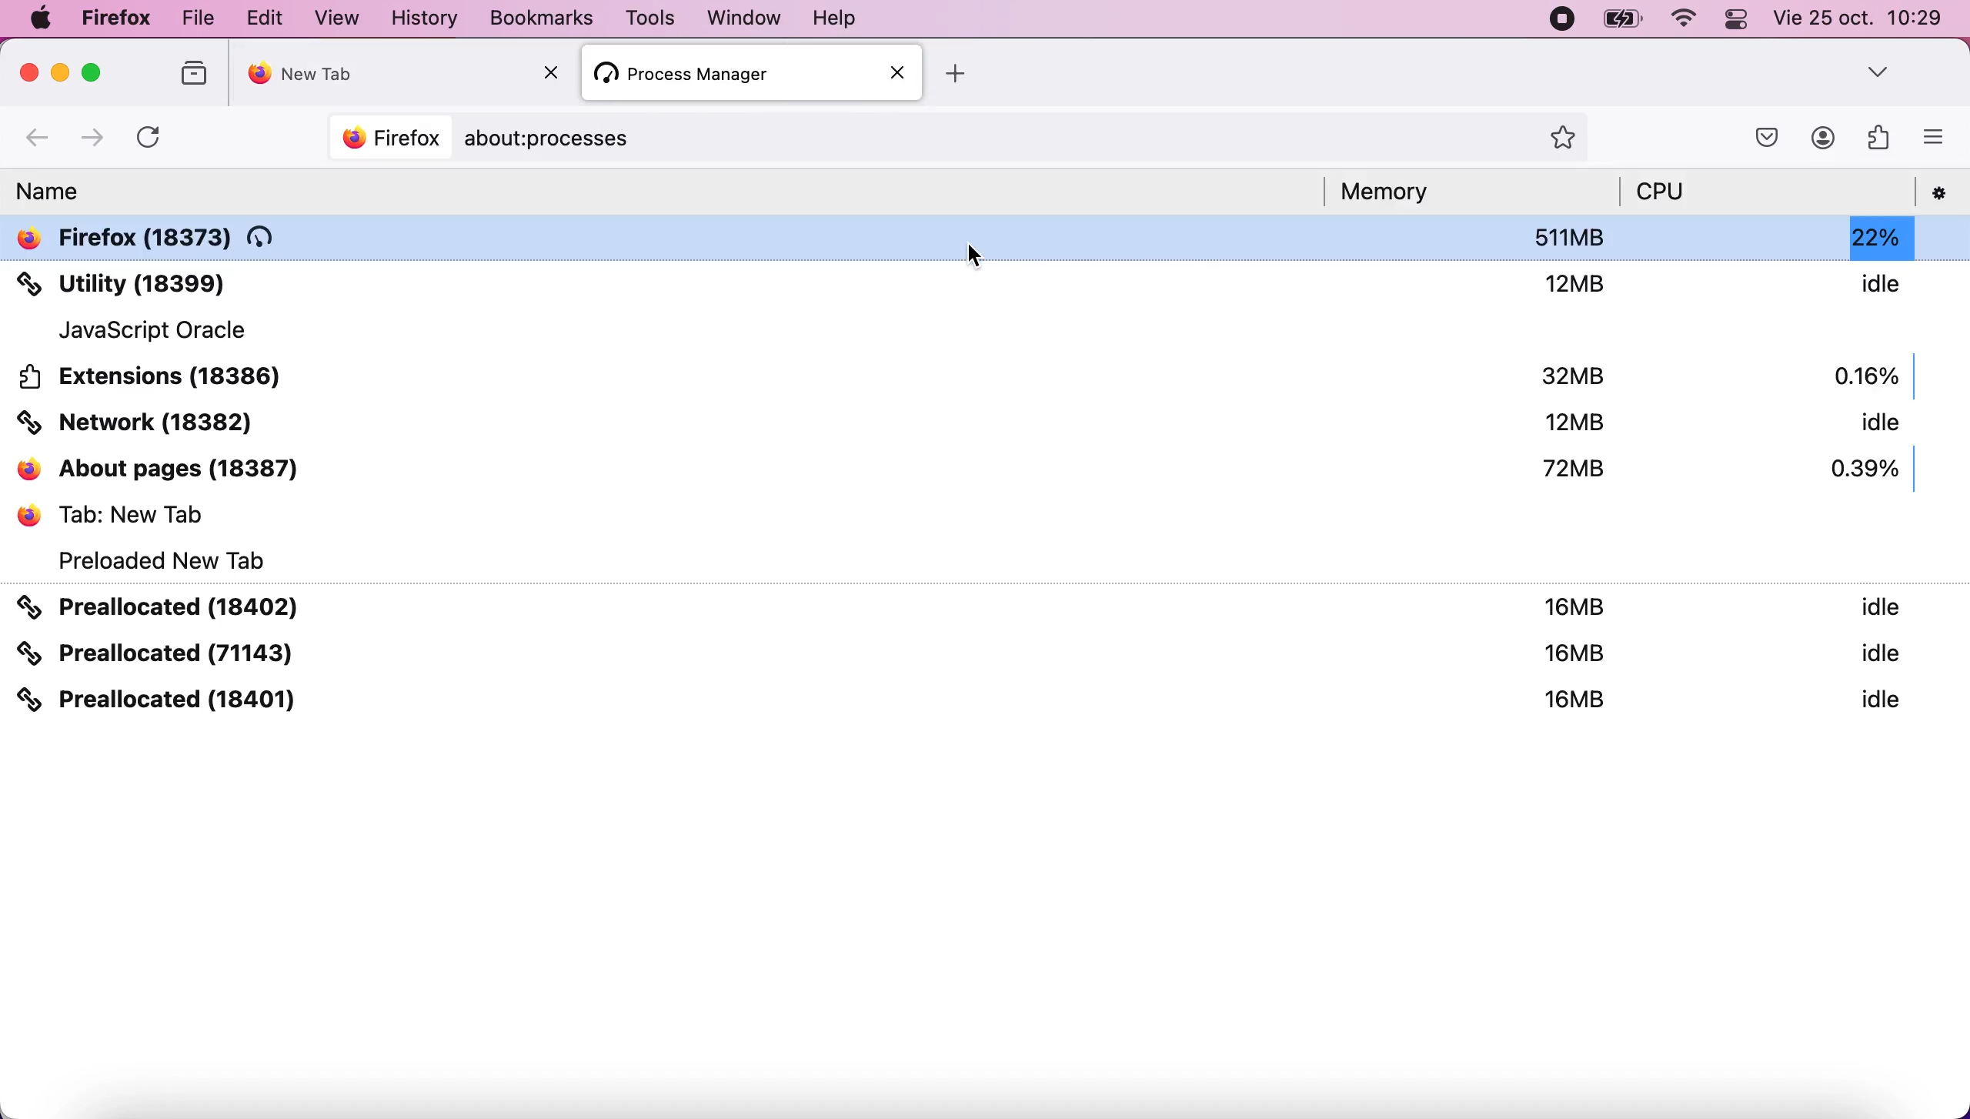 This screenshot has width=1970, height=1119. What do you see at coordinates (117, 18) in the screenshot?
I see `Firefox` at bounding box center [117, 18].